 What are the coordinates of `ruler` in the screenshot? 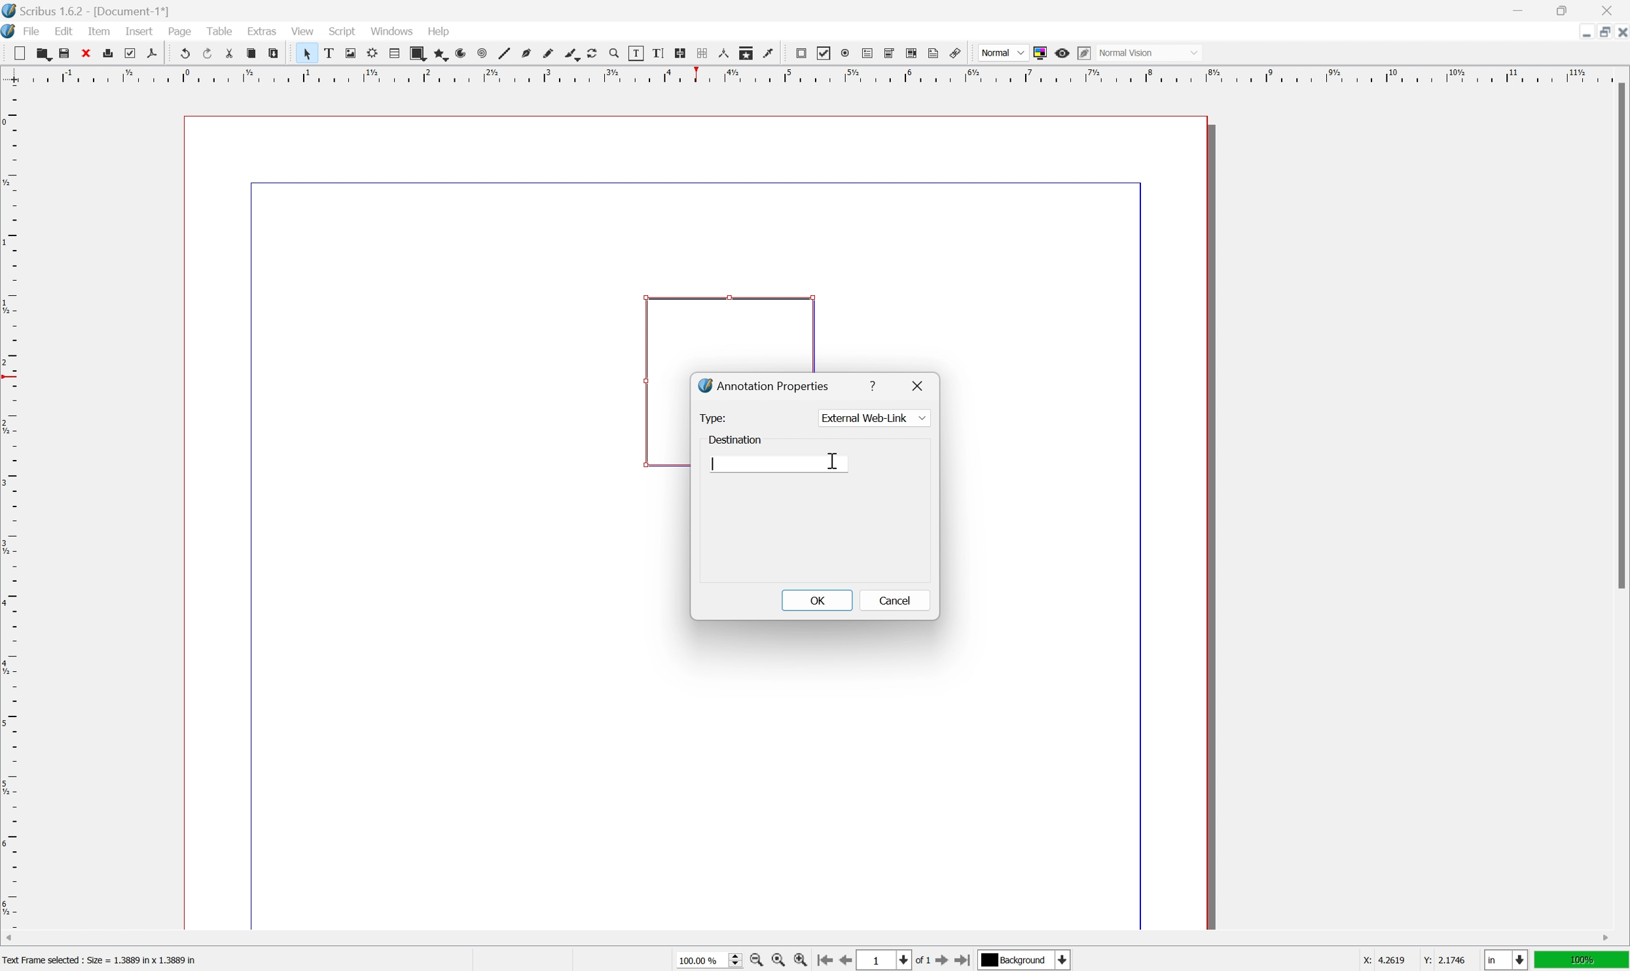 It's located at (10, 506).